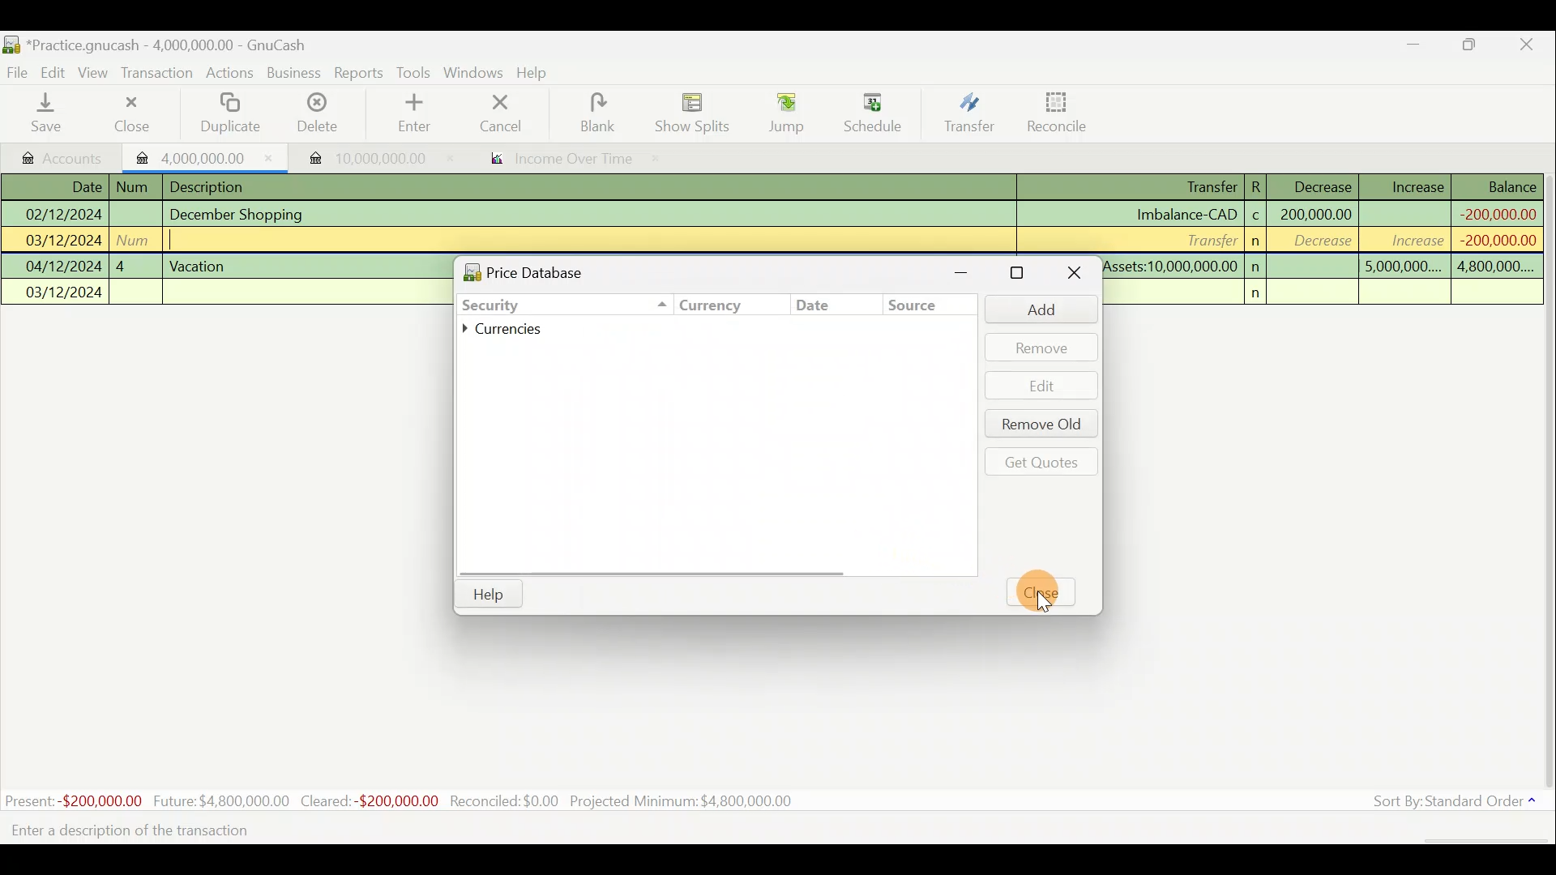 This screenshot has height=875, width=1556. Describe the element at coordinates (489, 595) in the screenshot. I see `Help` at that location.